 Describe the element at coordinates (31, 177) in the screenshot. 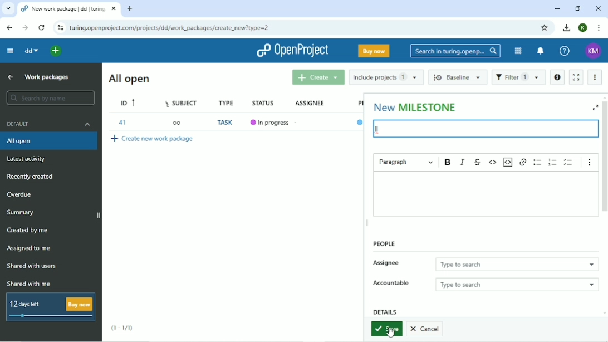

I see `Recently created` at that location.